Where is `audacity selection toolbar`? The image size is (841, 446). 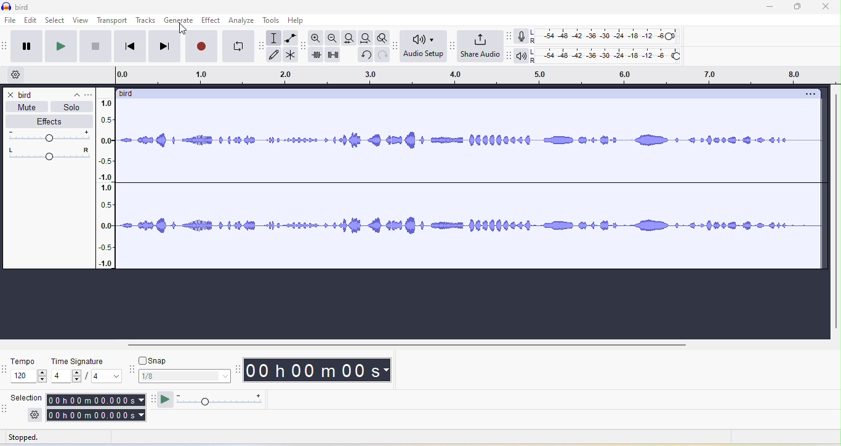
audacity selection toolbar is located at coordinates (6, 409).